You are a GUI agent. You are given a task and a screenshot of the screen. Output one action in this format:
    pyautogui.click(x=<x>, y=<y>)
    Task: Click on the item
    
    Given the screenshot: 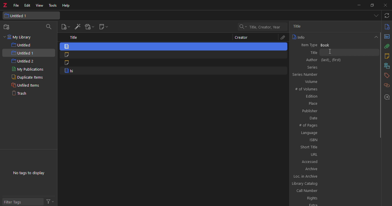 What is the action you would take?
    pyautogui.click(x=173, y=71)
    